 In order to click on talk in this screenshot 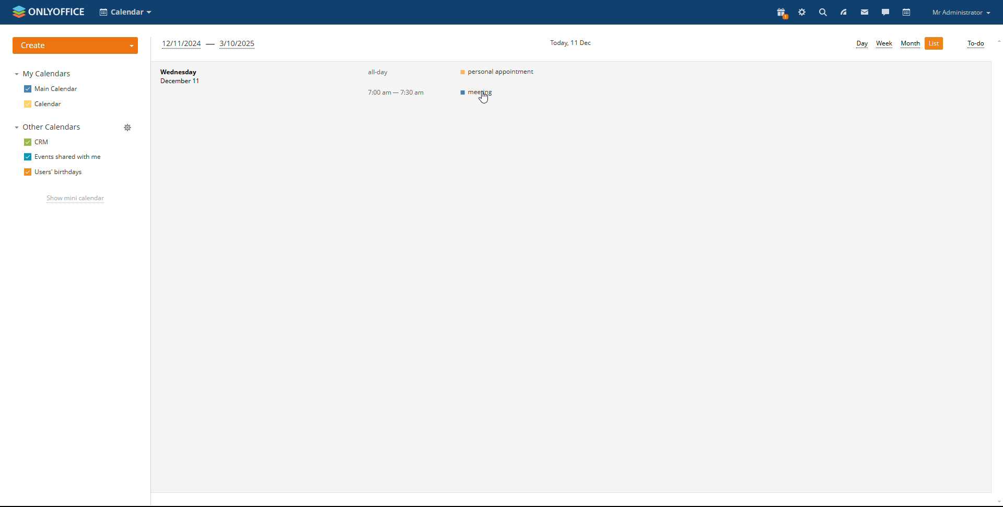, I will do `click(885, 11)`.